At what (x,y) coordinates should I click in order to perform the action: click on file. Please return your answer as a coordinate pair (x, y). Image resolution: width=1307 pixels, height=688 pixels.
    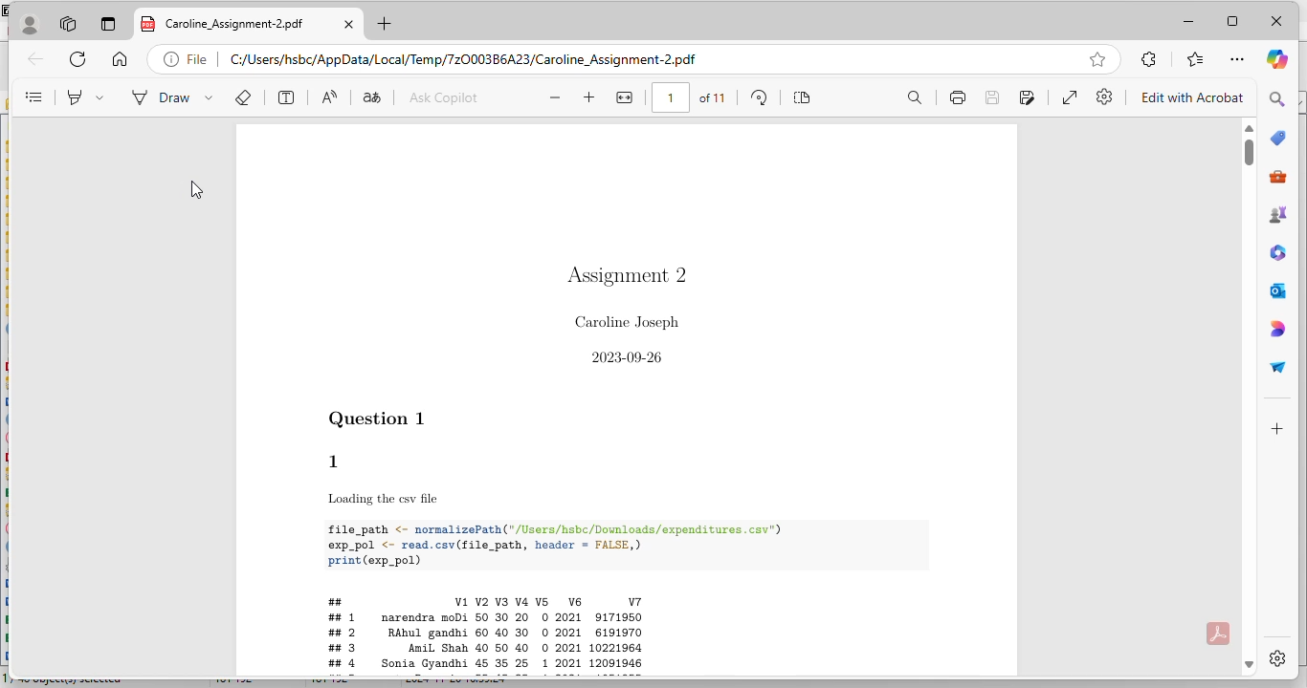
    Looking at the image, I should click on (223, 23).